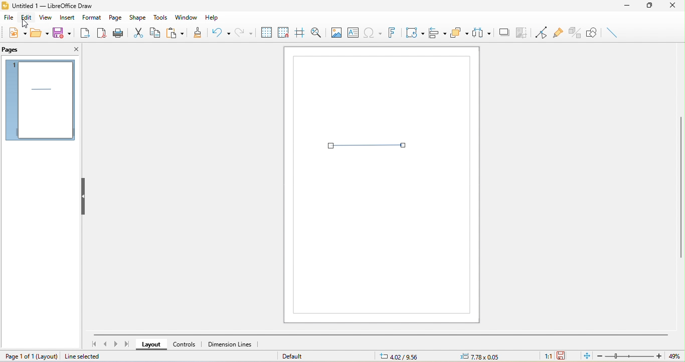 The width and height of the screenshot is (685, 362). Describe the element at coordinates (368, 146) in the screenshot. I see `select arrow` at that location.